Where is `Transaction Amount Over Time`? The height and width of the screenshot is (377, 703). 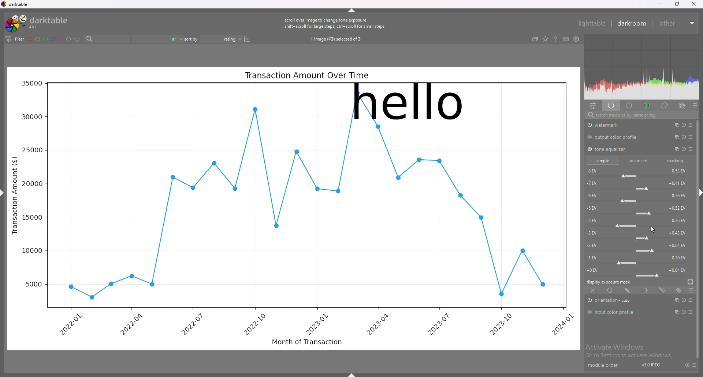 Transaction Amount Over Time is located at coordinates (306, 75).